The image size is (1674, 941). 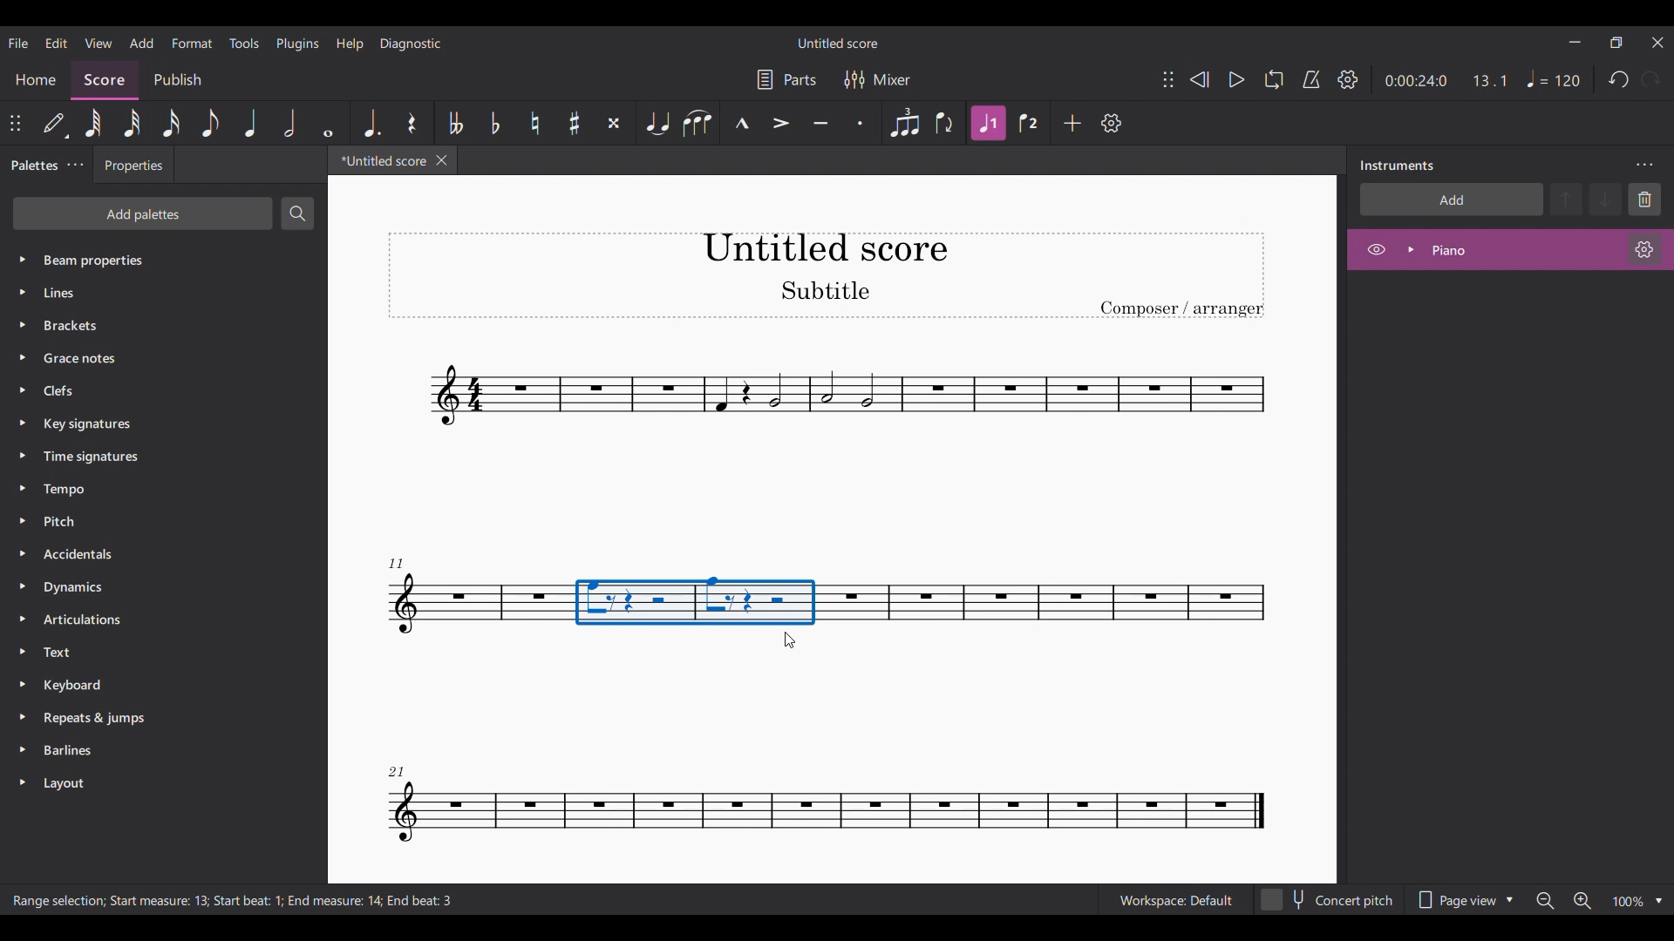 I want to click on Barlines, so click(x=150, y=753).